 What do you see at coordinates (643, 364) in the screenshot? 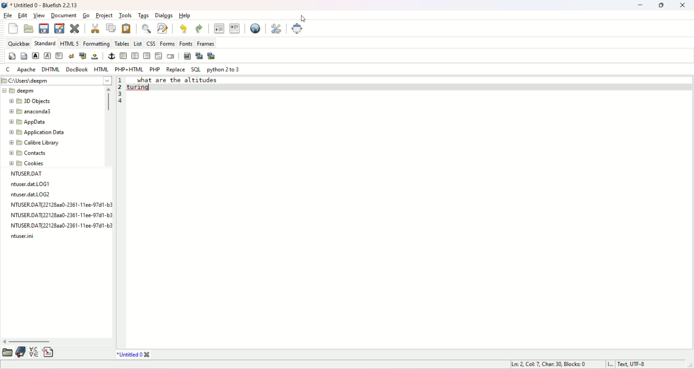
I see `text, UTF-8` at bounding box center [643, 364].